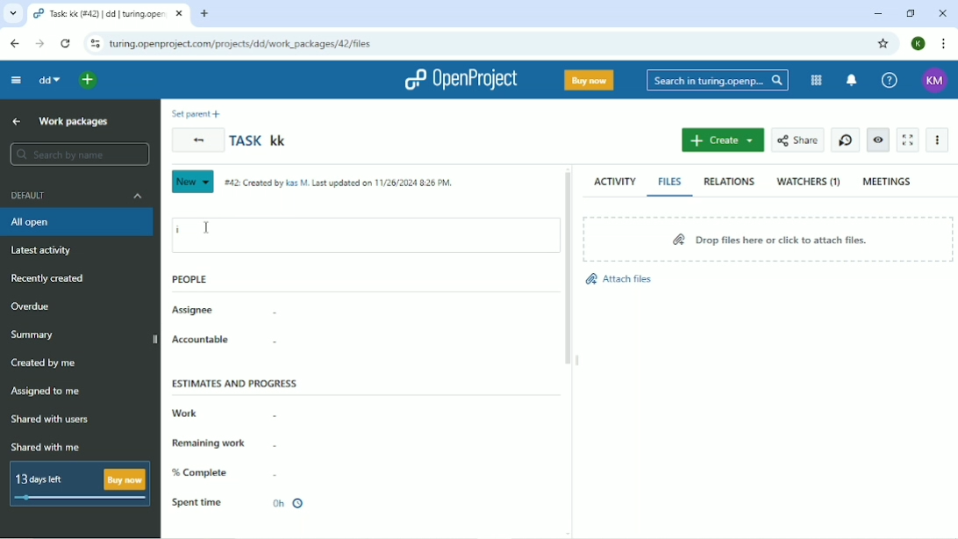 The image size is (958, 539). I want to click on Close, so click(944, 13).